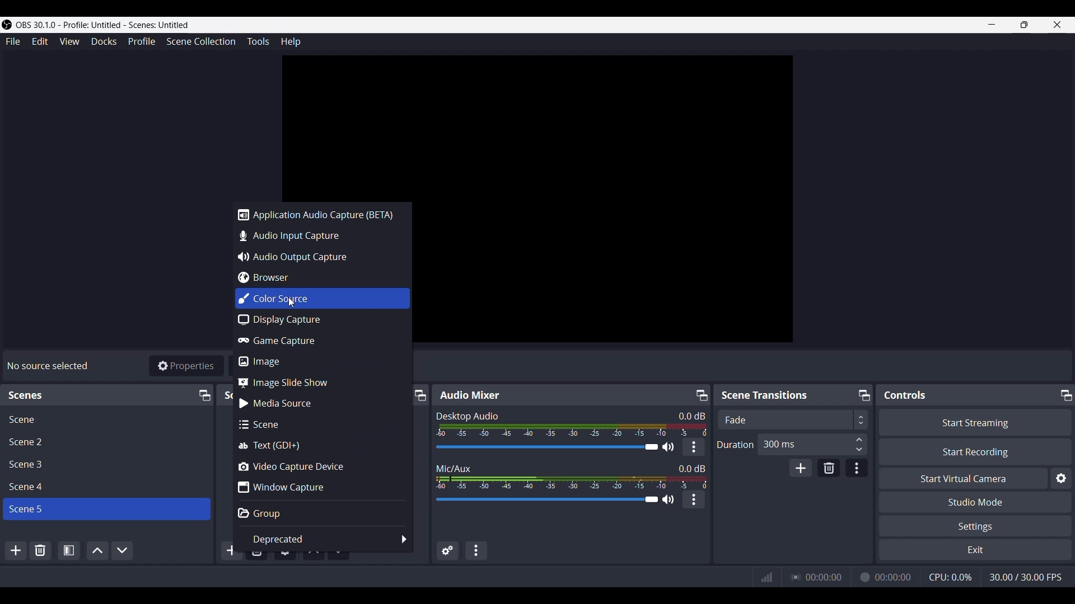 The image size is (1075, 604). Describe the element at coordinates (694, 446) in the screenshot. I see `More` at that location.